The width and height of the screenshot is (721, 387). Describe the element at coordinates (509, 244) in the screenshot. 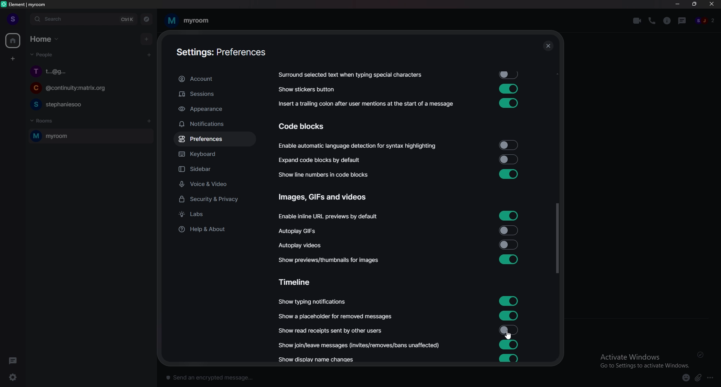

I see `toggle` at that location.